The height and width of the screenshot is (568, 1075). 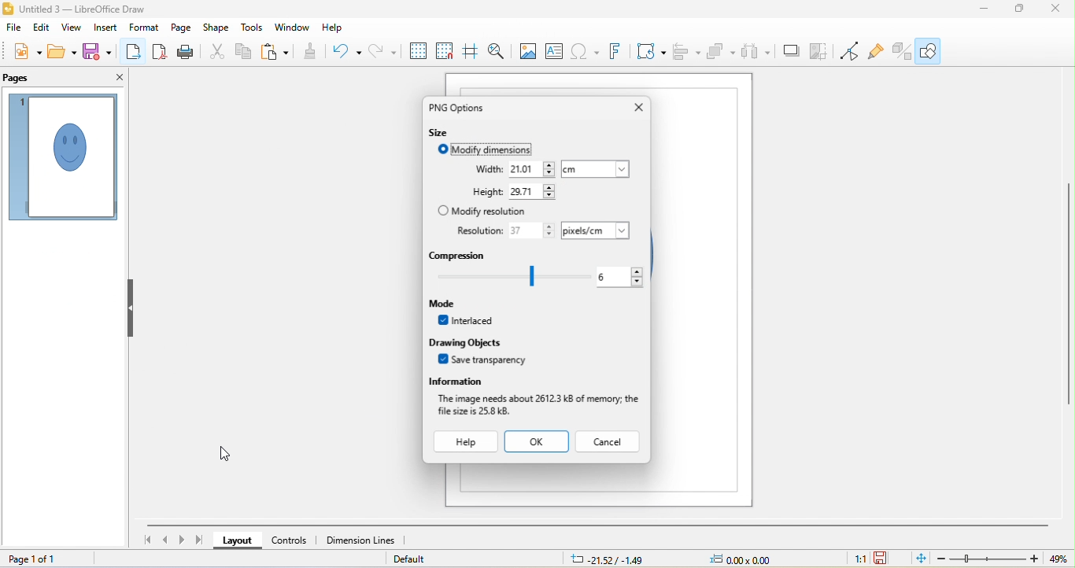 What do you see at coordinates (1055, 12) in the screenshot?
I see `close` at bounding box center [1055, 12].